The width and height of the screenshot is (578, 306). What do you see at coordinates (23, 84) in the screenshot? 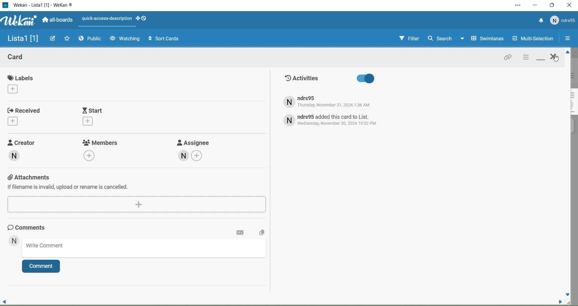
I see `Labels` at bounding box center [23, 84].